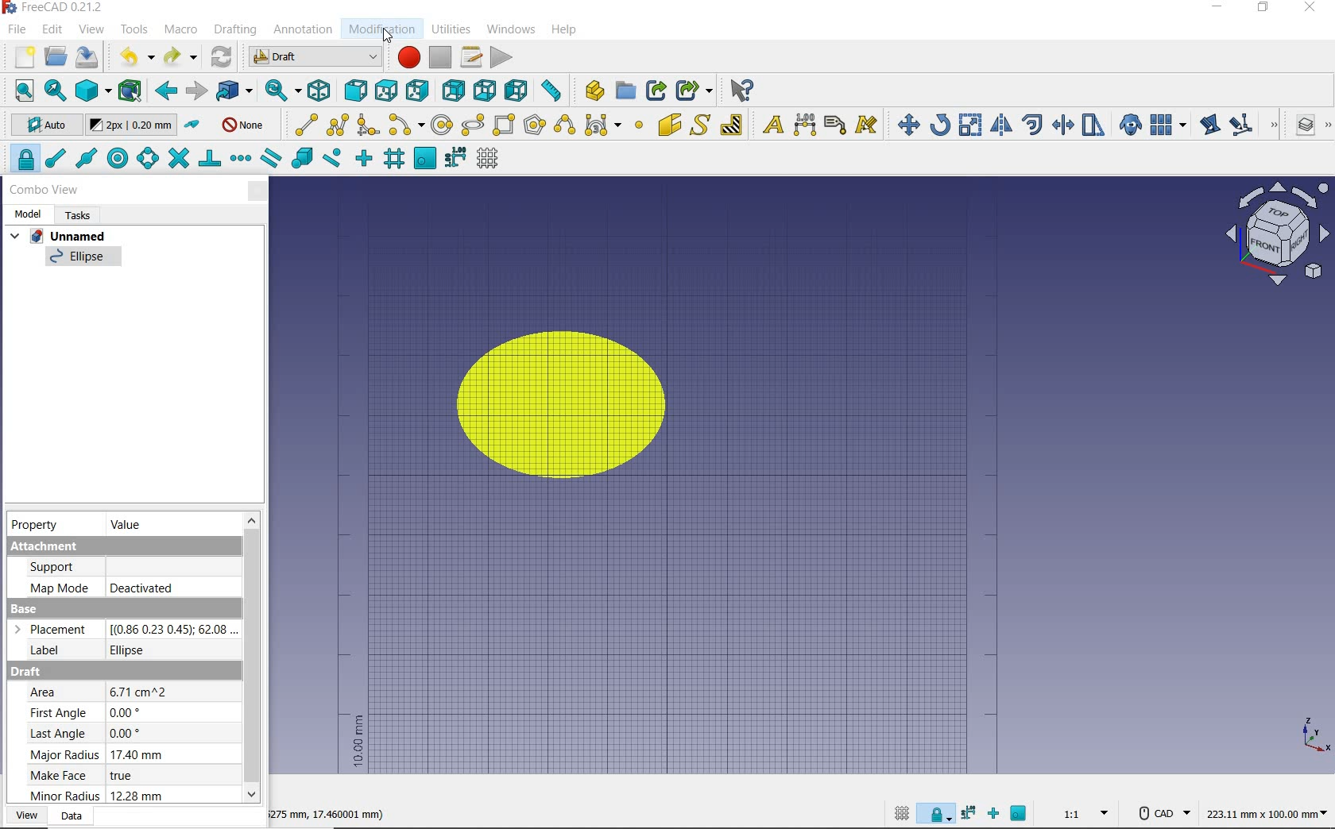 The width and height of the screenshot is (1335, 829). What do you see at coordinates (515, 92) in the screenshot?
I see `left` at bounding box center [515, 92].